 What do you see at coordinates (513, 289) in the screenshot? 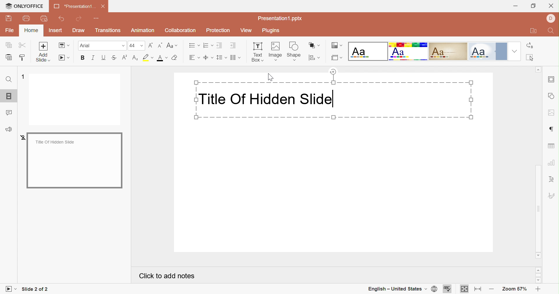
I see `Zoom 57%` at bounding box center [513, 289].